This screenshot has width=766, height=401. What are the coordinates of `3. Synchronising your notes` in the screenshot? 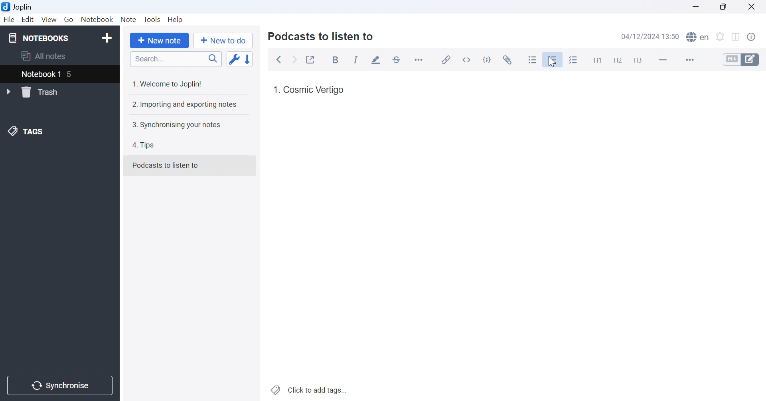 It's located at (176, 126).